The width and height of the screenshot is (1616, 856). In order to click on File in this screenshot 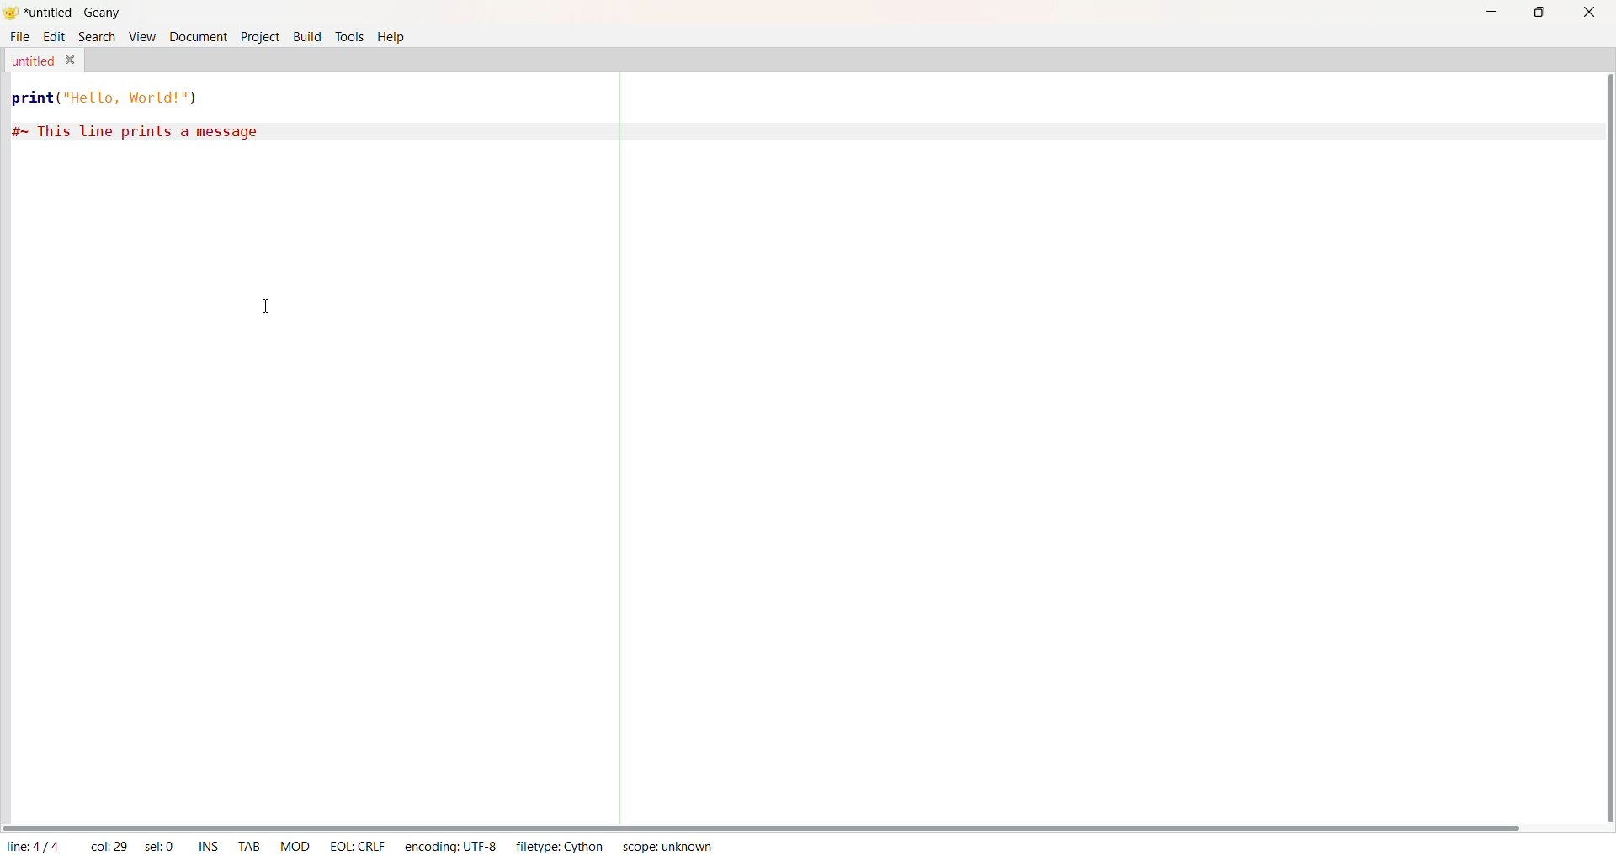, I will do `click(16, 37)`.